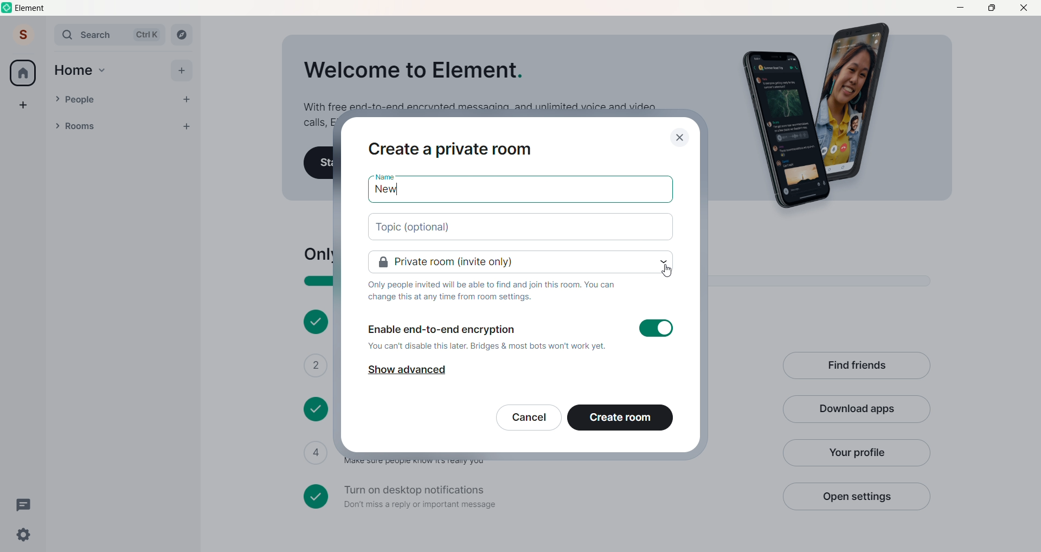  I want to click on Maximize, so click(991, 7).